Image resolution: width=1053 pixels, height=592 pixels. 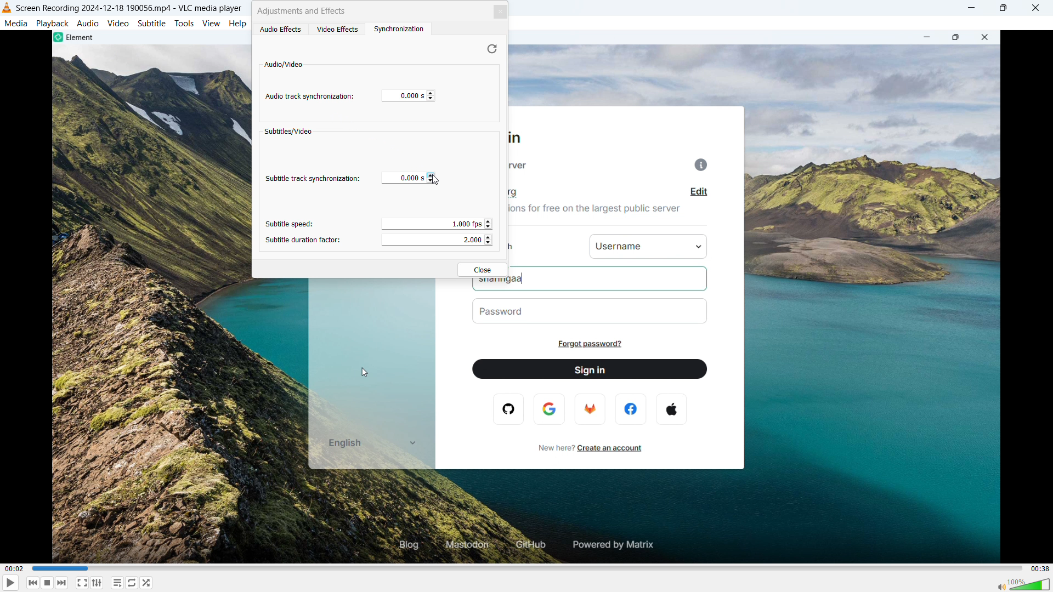 What do you see at coordinates (312, 179) in the screenshot?
I see `subtitle track synchronization` at bounding box center [312, 179].